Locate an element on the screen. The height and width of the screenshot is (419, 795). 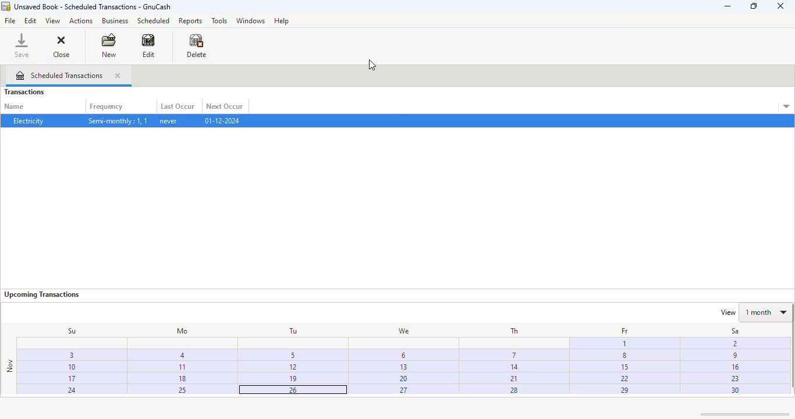
21 is located at coordinates (514, 379).